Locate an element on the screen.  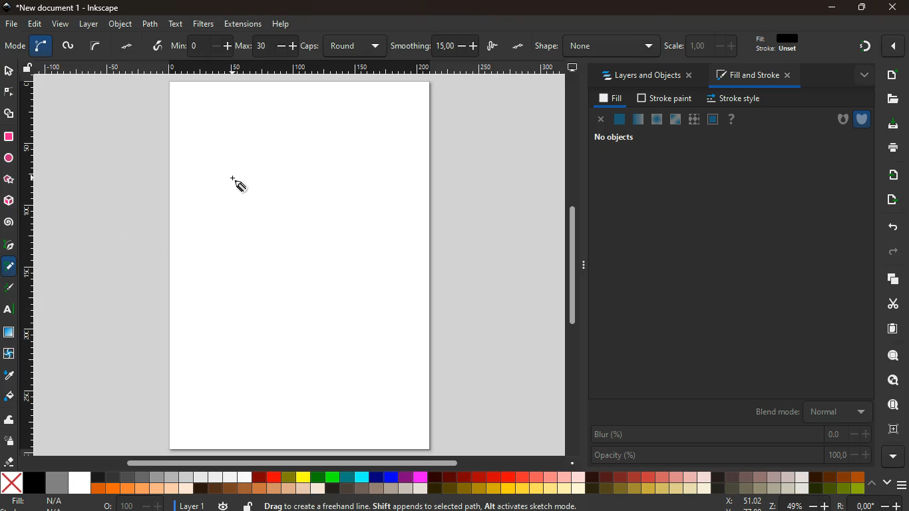
edit is located at coordinates (678, 46).